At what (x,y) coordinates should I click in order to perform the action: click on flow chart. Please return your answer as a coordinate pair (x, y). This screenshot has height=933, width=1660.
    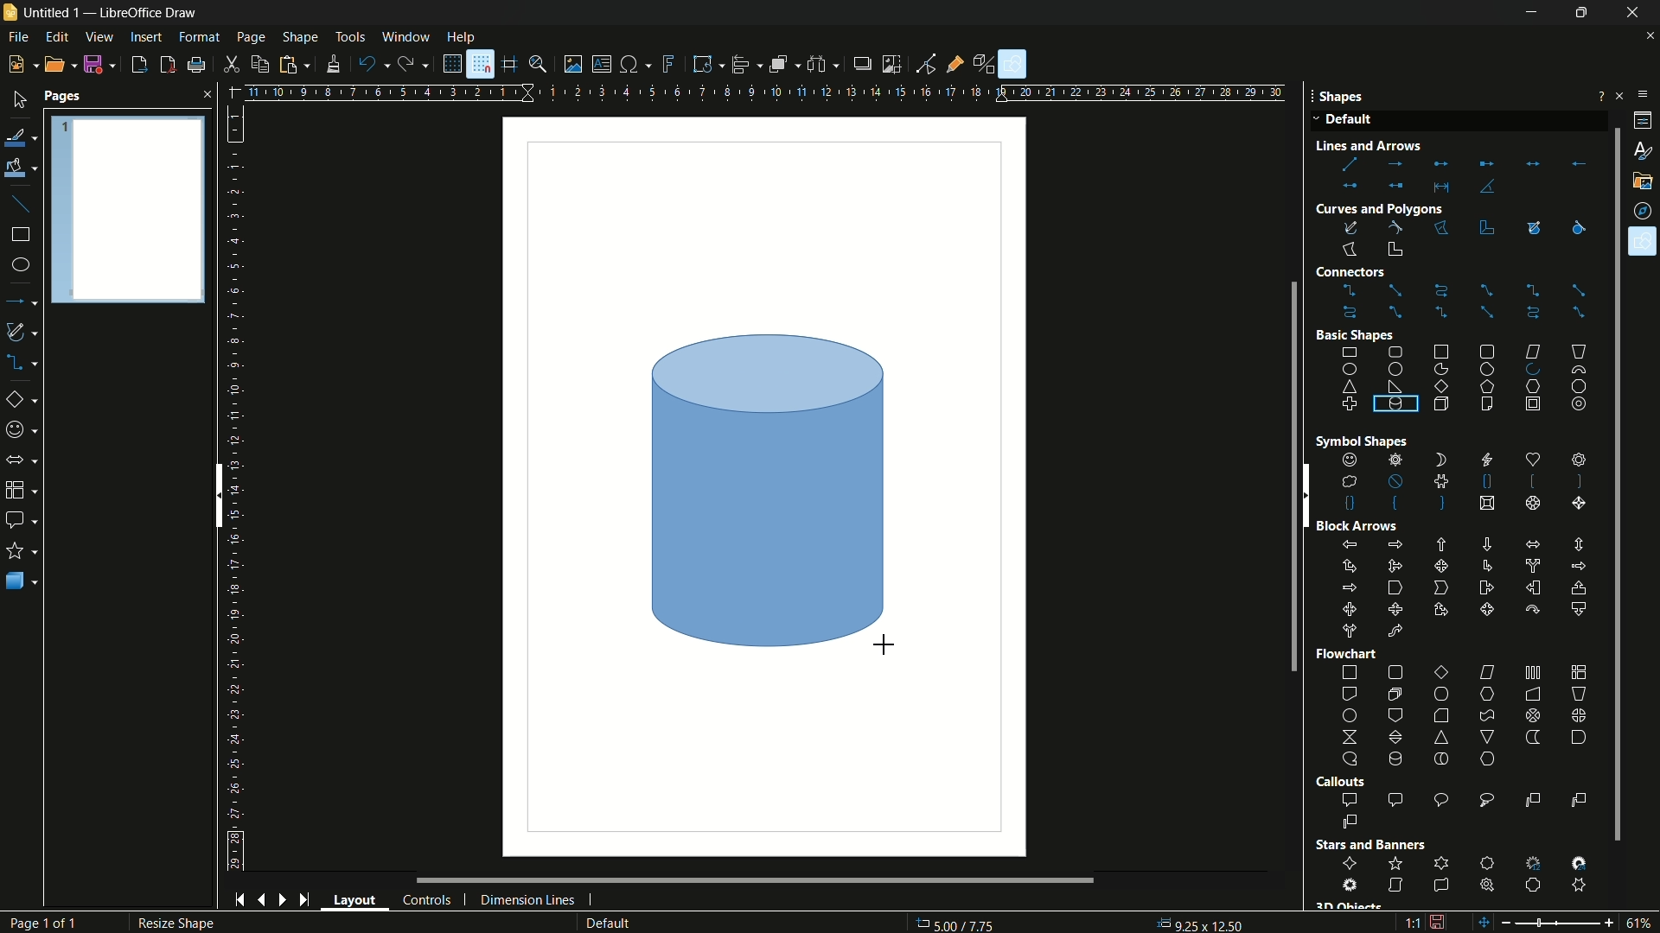
    Looking at the image, I should click on (25, 490).